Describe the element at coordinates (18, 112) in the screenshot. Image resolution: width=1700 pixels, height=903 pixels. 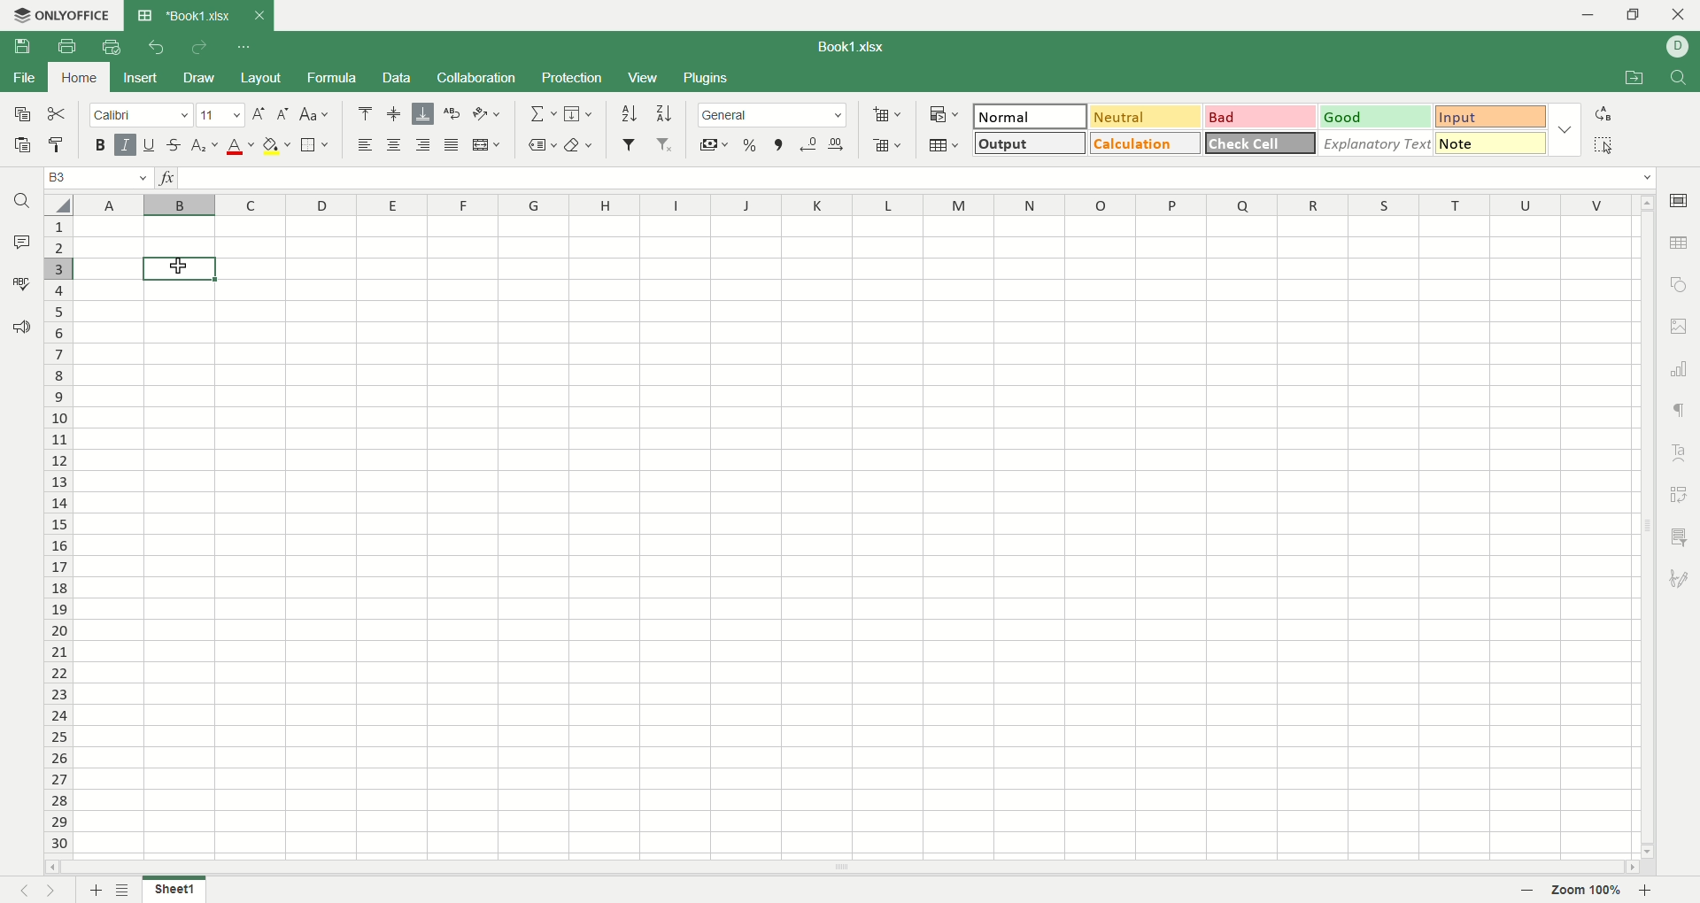
I see `copy` at that location.